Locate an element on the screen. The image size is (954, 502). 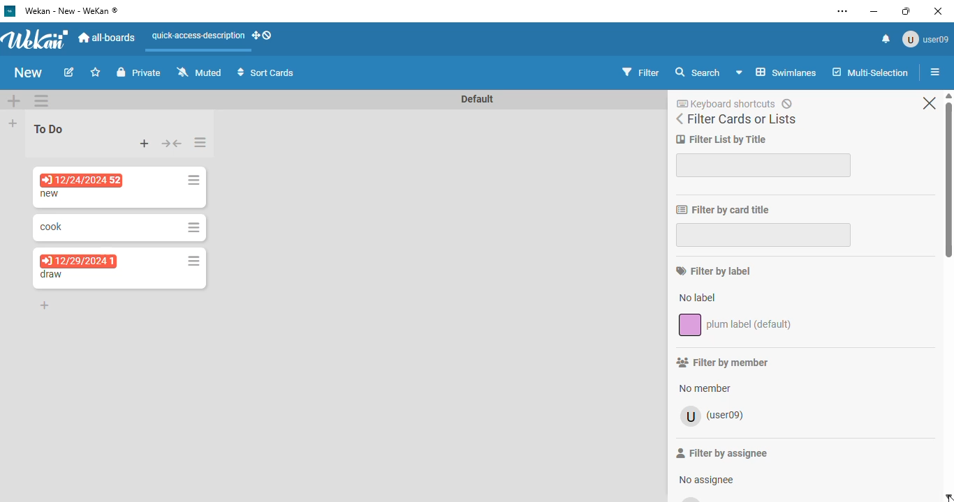
user09 is located at coordinates (925, 39).